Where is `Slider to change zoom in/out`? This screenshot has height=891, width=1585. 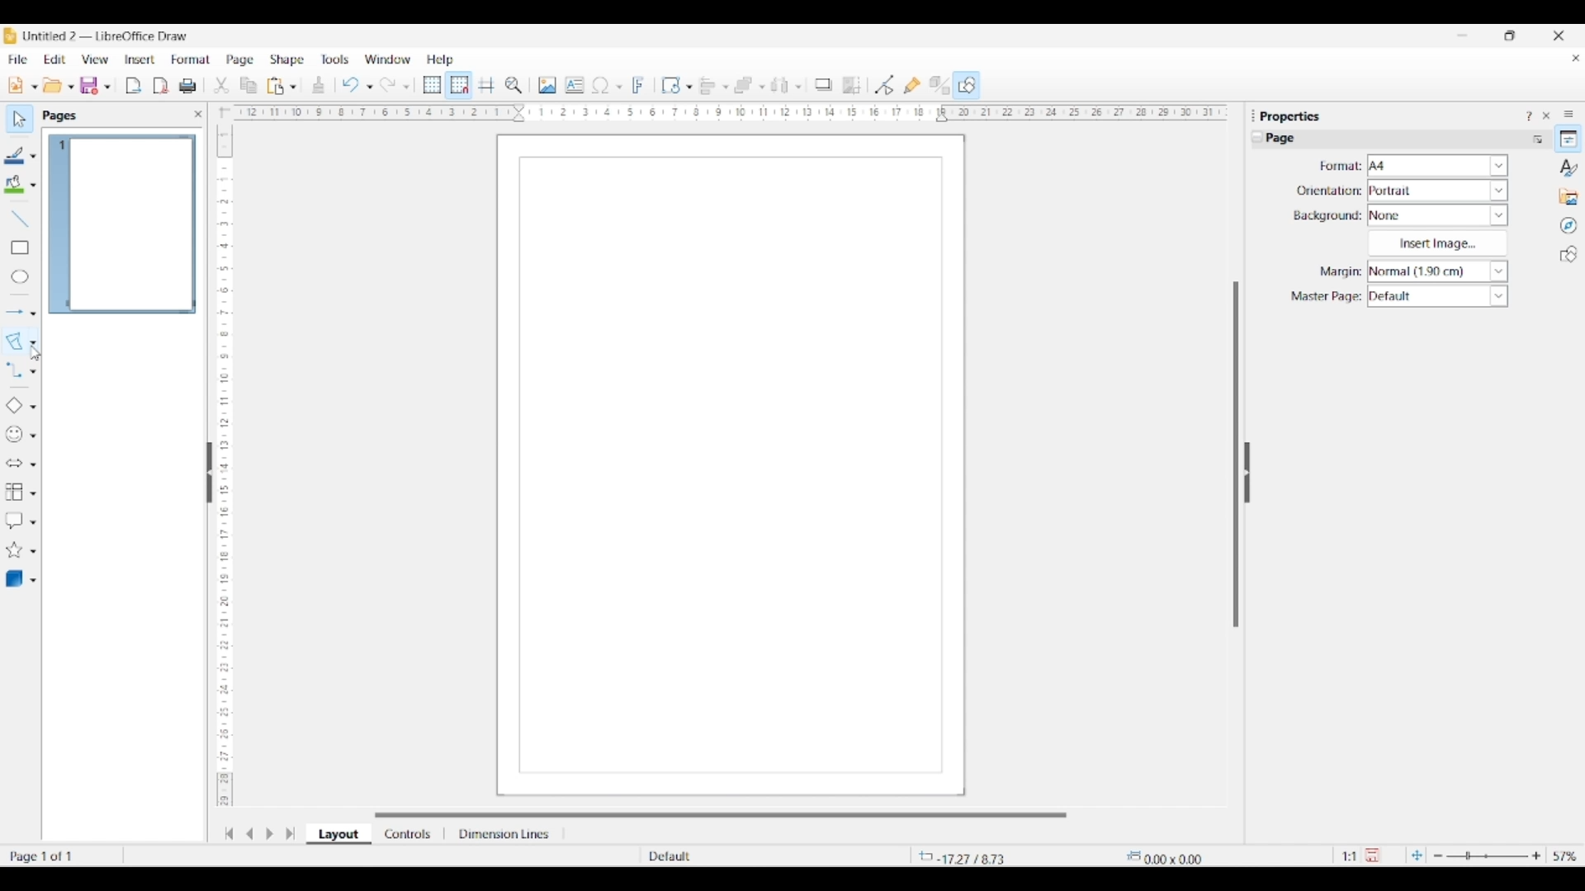 Slider to change zoom in/out is located at coordinates (1487, 856).